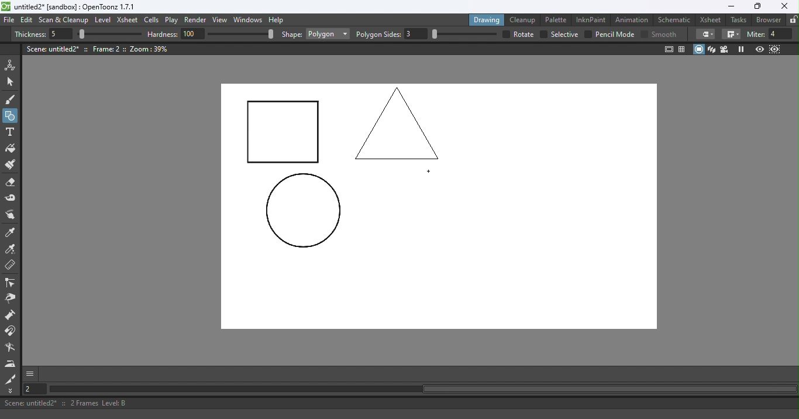 This screenshot has height=419, width=799. Describe the element at coordinates (525, 19) in the screenshot. I see `Cleanup` at that location.